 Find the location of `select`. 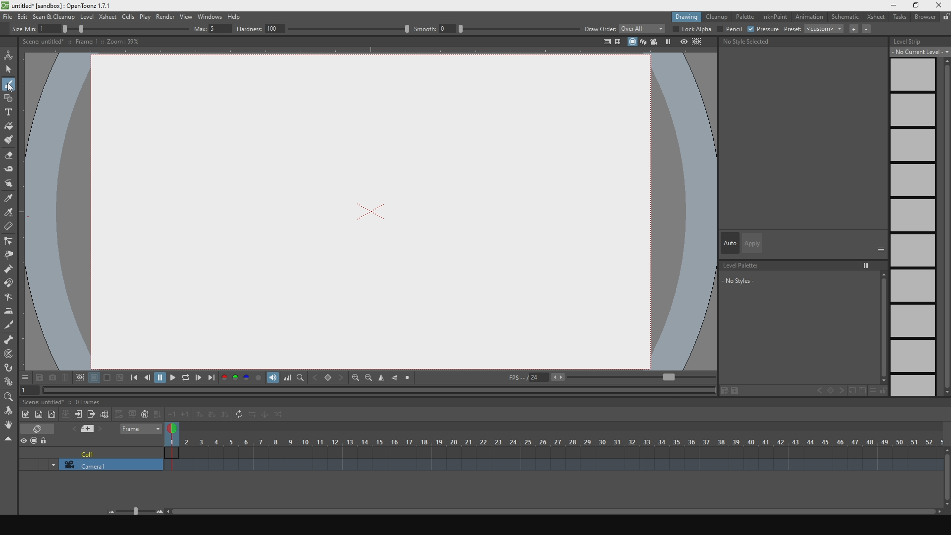

select is located at coordinates (9, 69).